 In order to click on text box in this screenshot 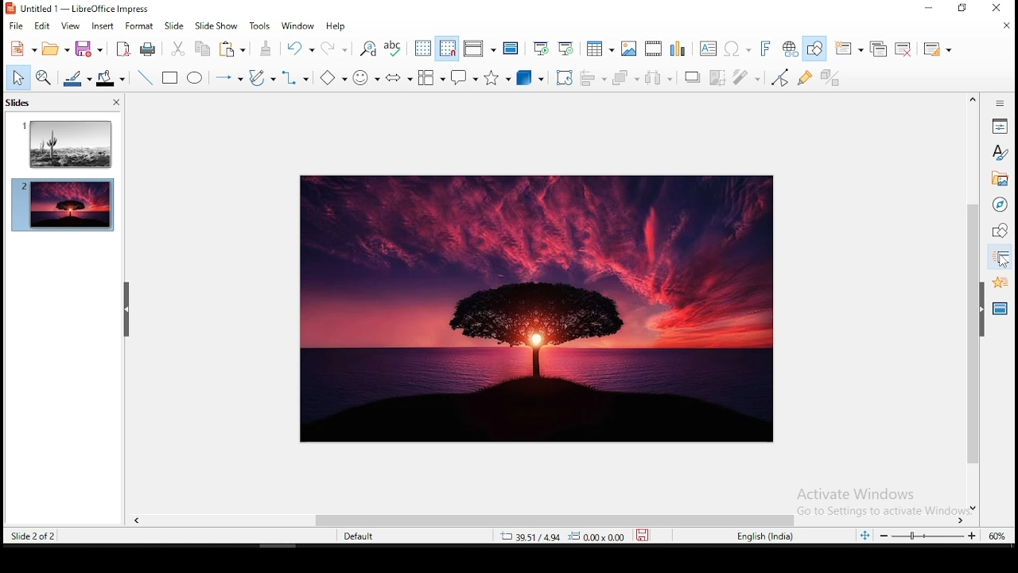, I will do `click(708, 49)`.